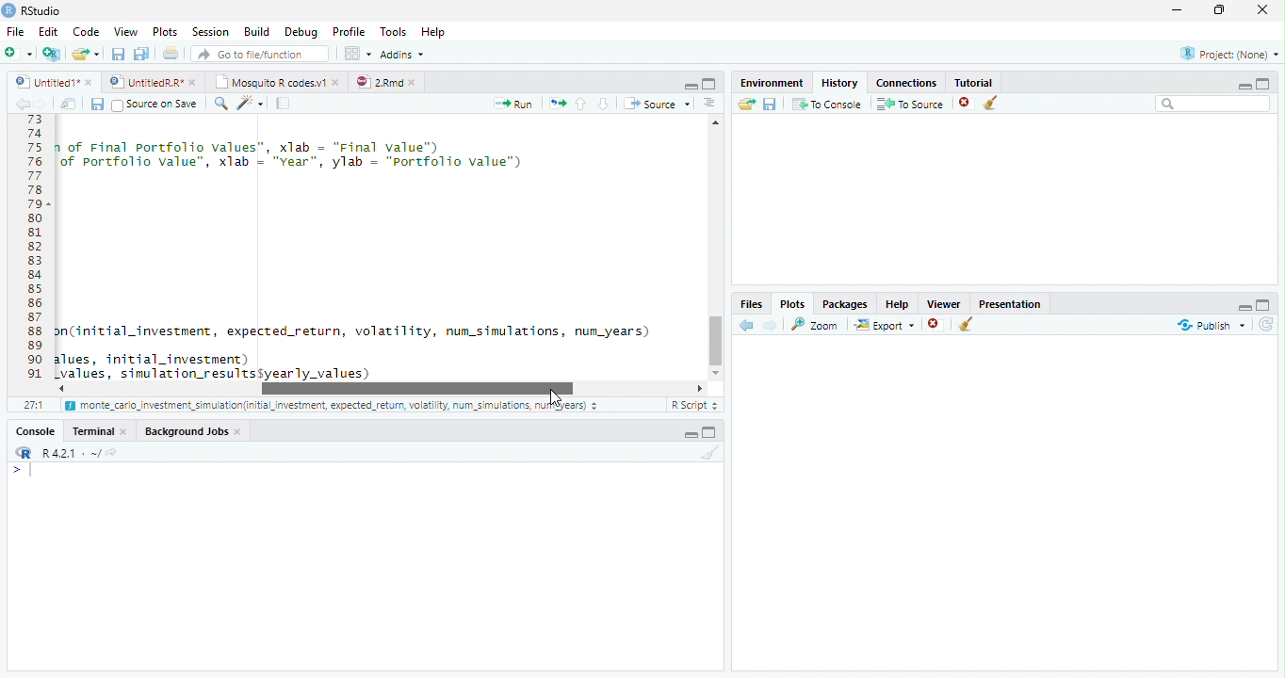  What do you see at coordinates (700, 387) in the screenshot?
I see `Scroll Right` at bounding box center [700, 387].